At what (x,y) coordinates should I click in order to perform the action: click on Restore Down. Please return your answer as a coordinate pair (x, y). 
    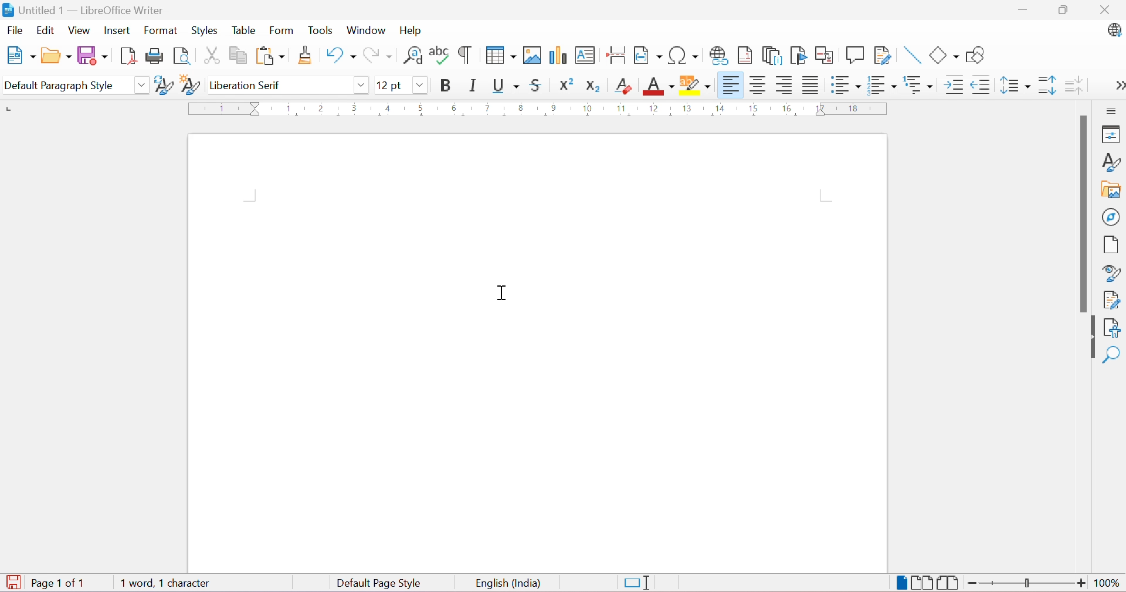
    Looking at the image, I should click on (1063, 10).